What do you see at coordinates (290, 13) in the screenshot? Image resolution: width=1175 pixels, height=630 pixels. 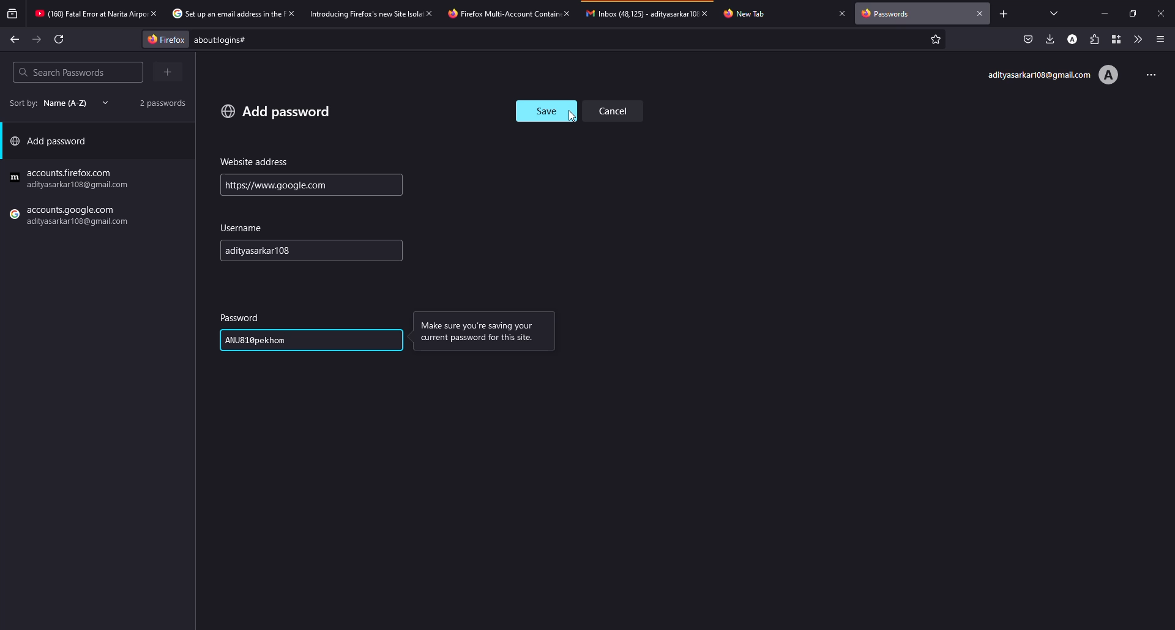 I see `close` at bounding box center [290, 13].